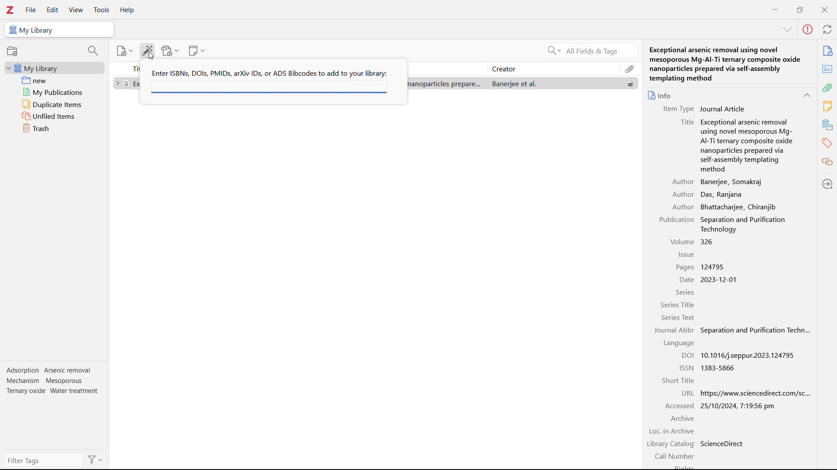 This screenshot has width=837, height=470. Describe the element at coordinates (686, 367) in the screenshot. I see `ISSN` at that location.